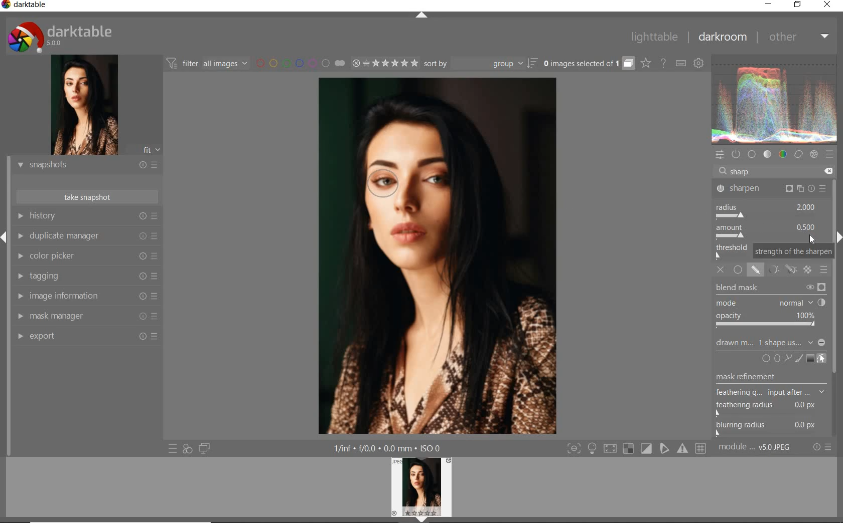 The image size is (843, 523). I want to click on add brush, so click(799, 357).